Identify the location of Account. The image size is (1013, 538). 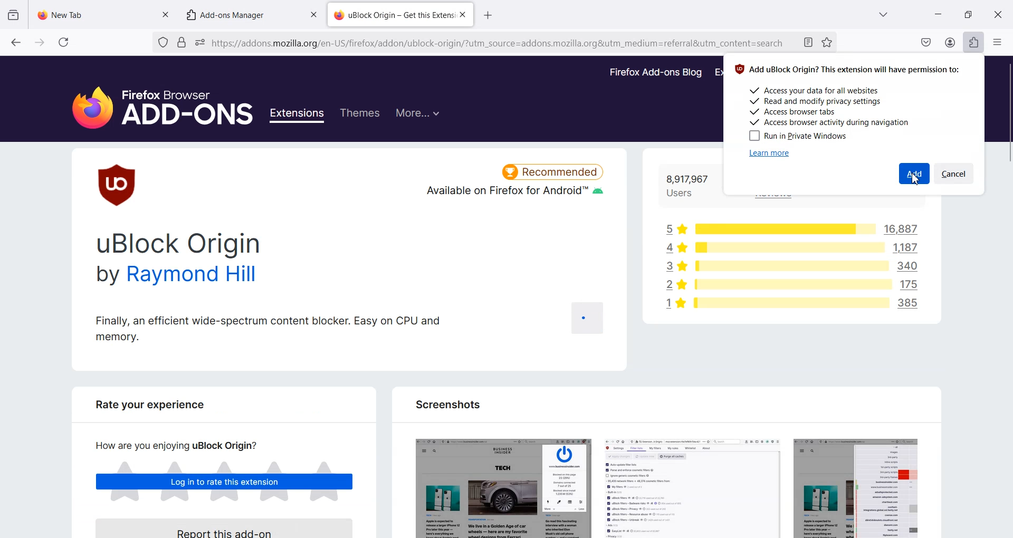
(951, 42).